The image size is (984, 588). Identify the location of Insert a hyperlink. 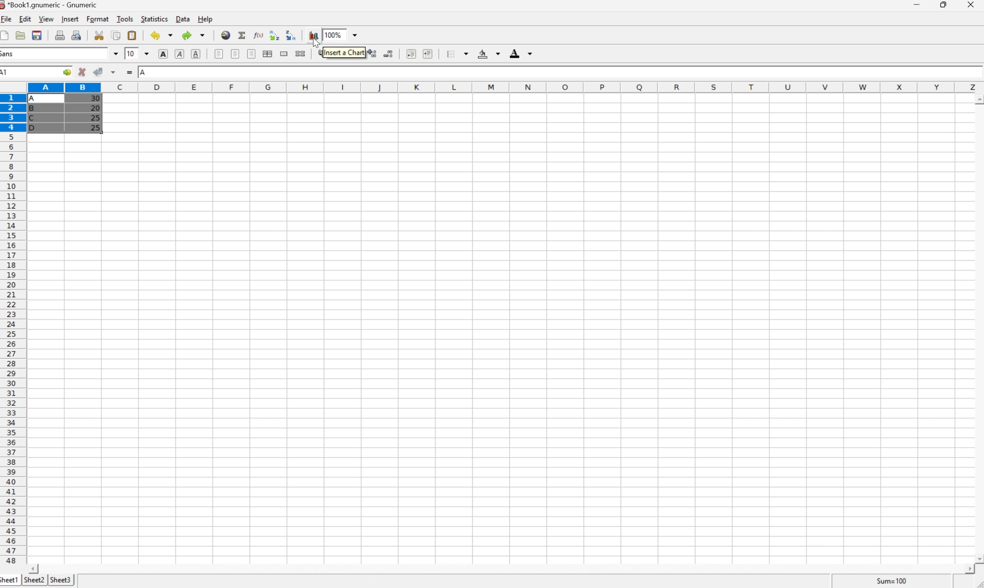
(226, 35).